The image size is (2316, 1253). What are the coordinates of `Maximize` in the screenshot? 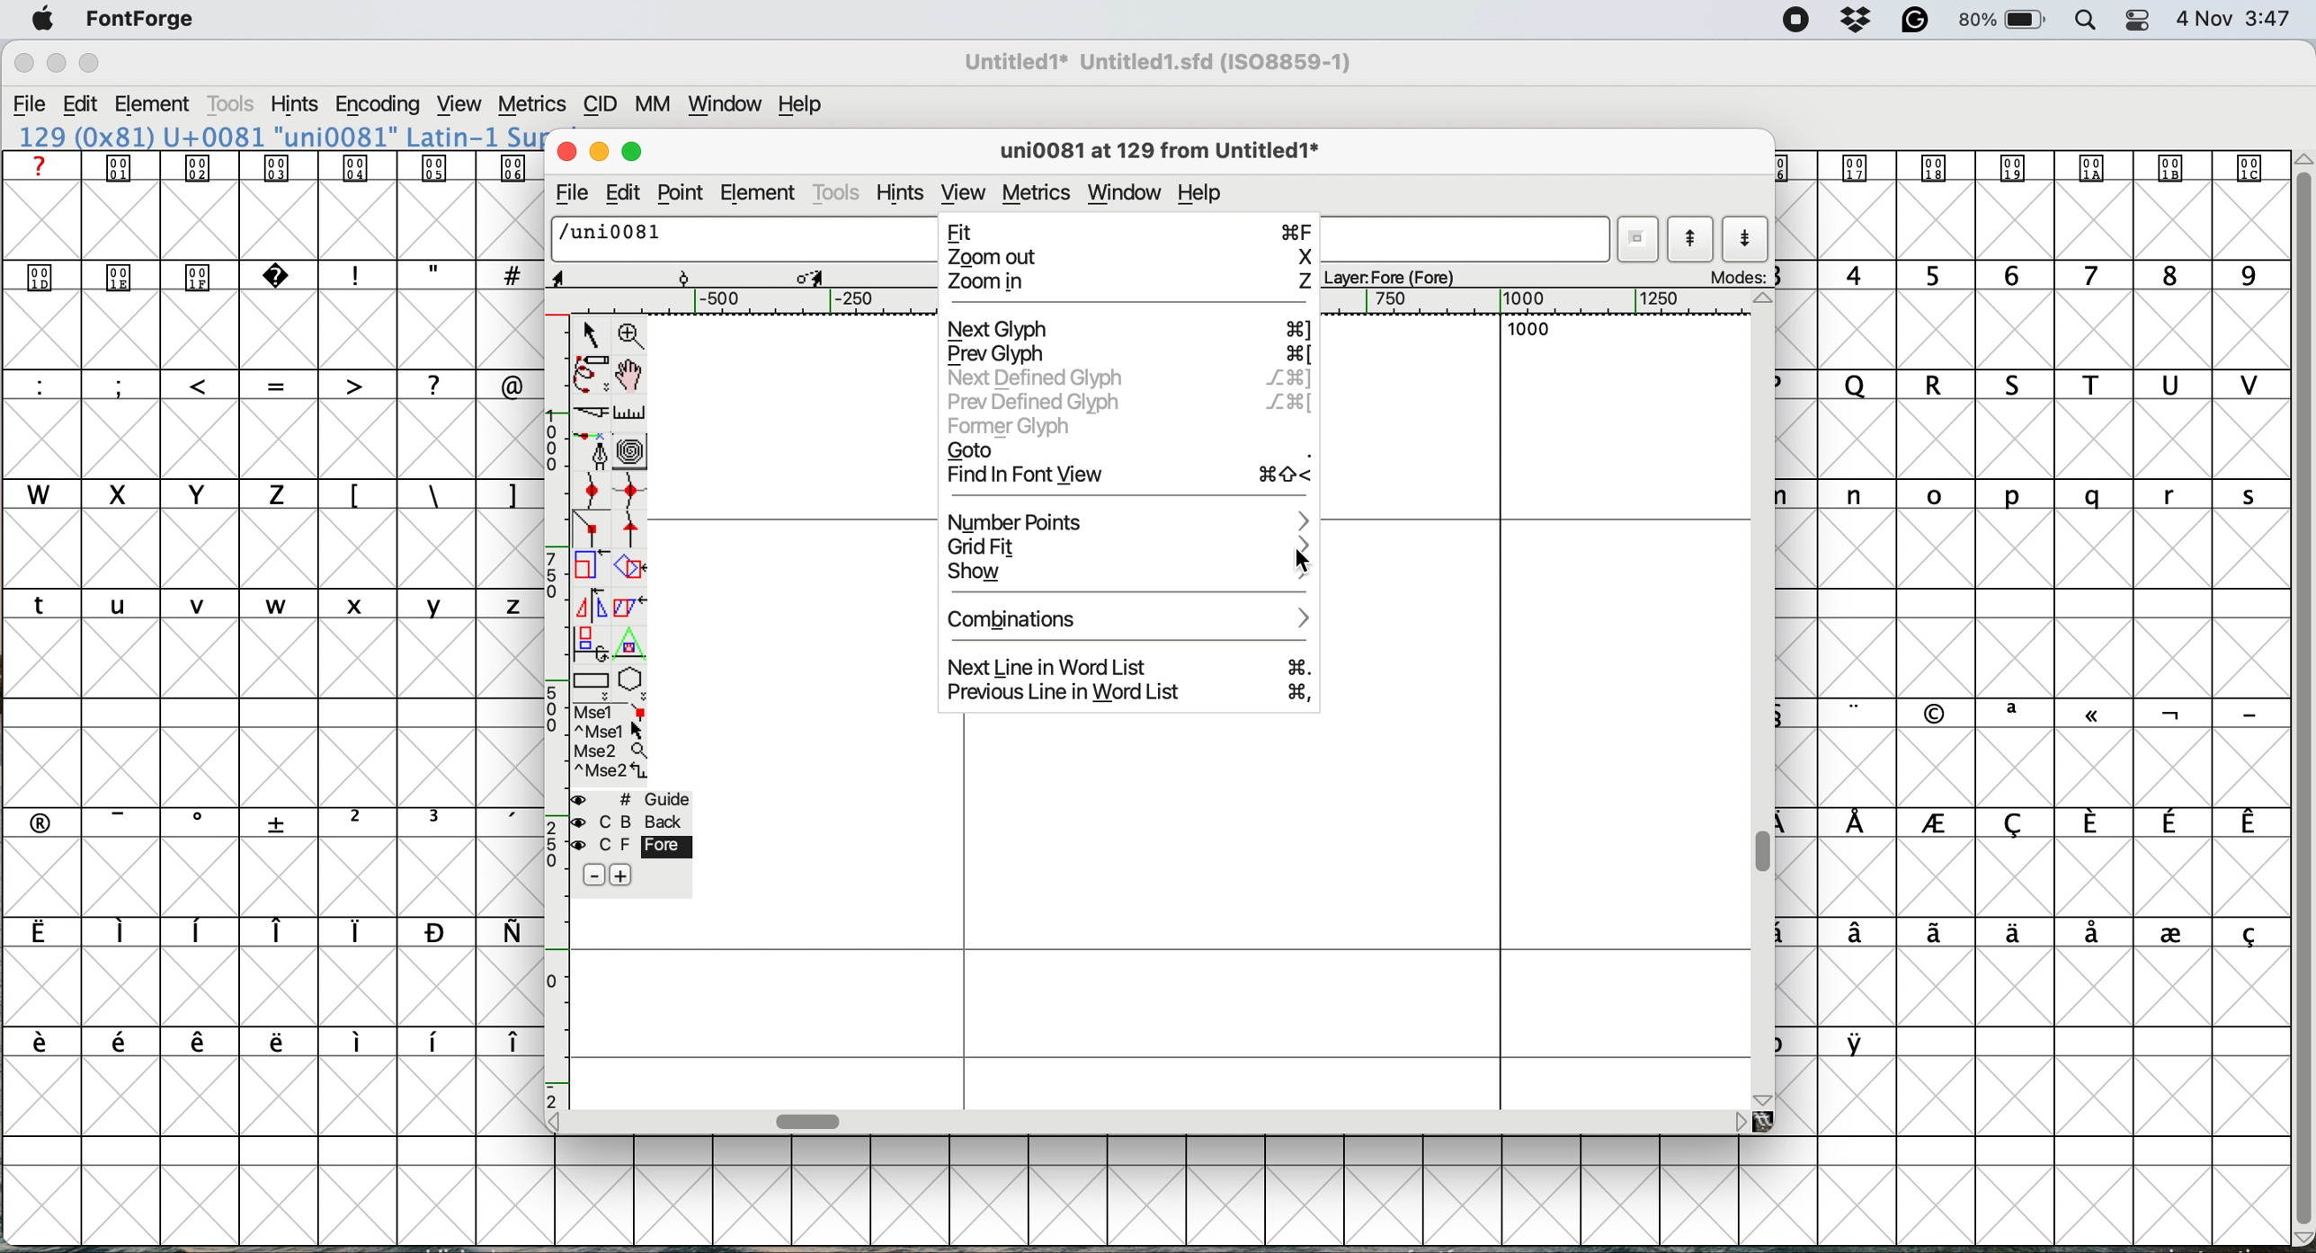 It's located at (88, 63).